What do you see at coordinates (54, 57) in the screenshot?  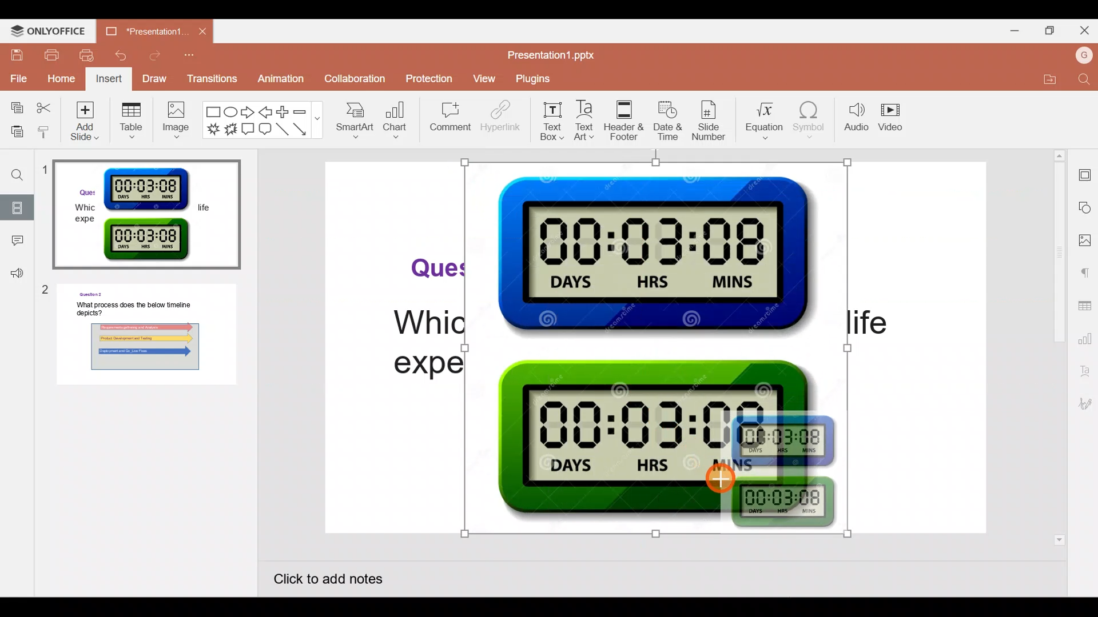 I see `Print file` at bounding box center [54, 57].